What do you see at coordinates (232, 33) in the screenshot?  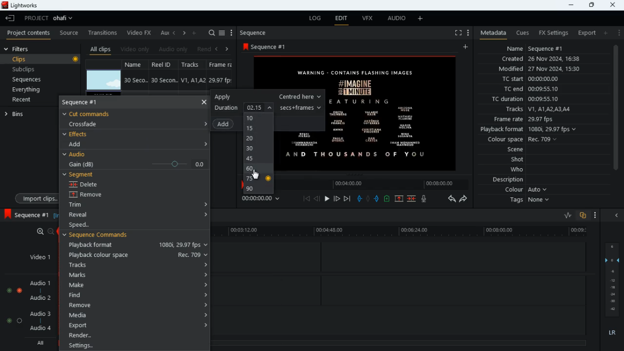 I see `menu` at bounding box center [232, 33].